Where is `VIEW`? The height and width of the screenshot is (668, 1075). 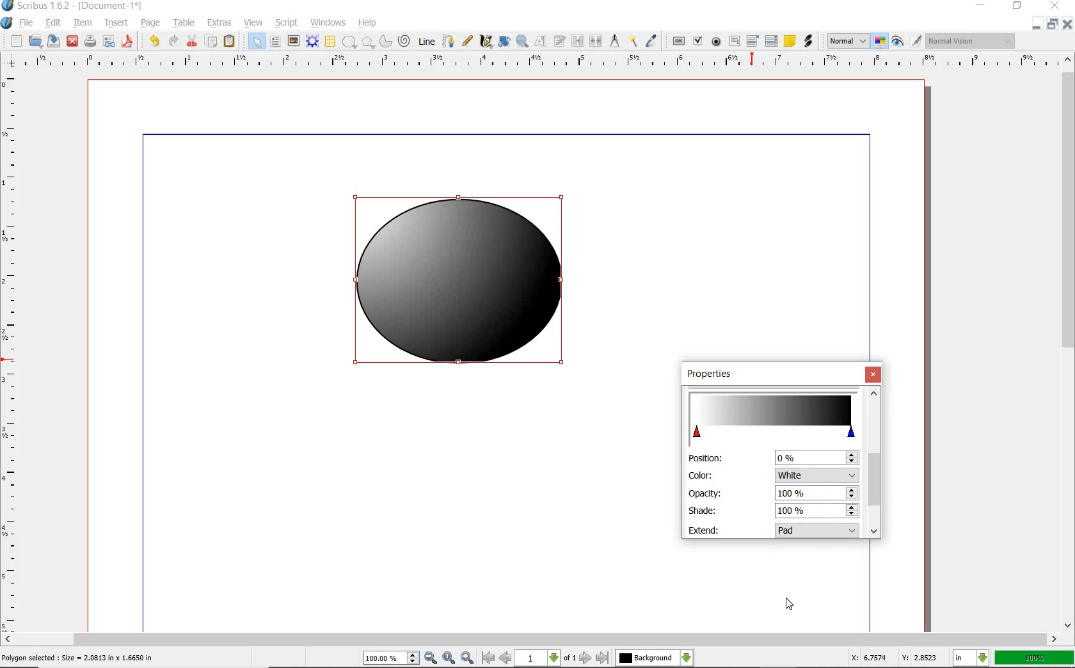
VIEW is located at coordinates (253, 22).